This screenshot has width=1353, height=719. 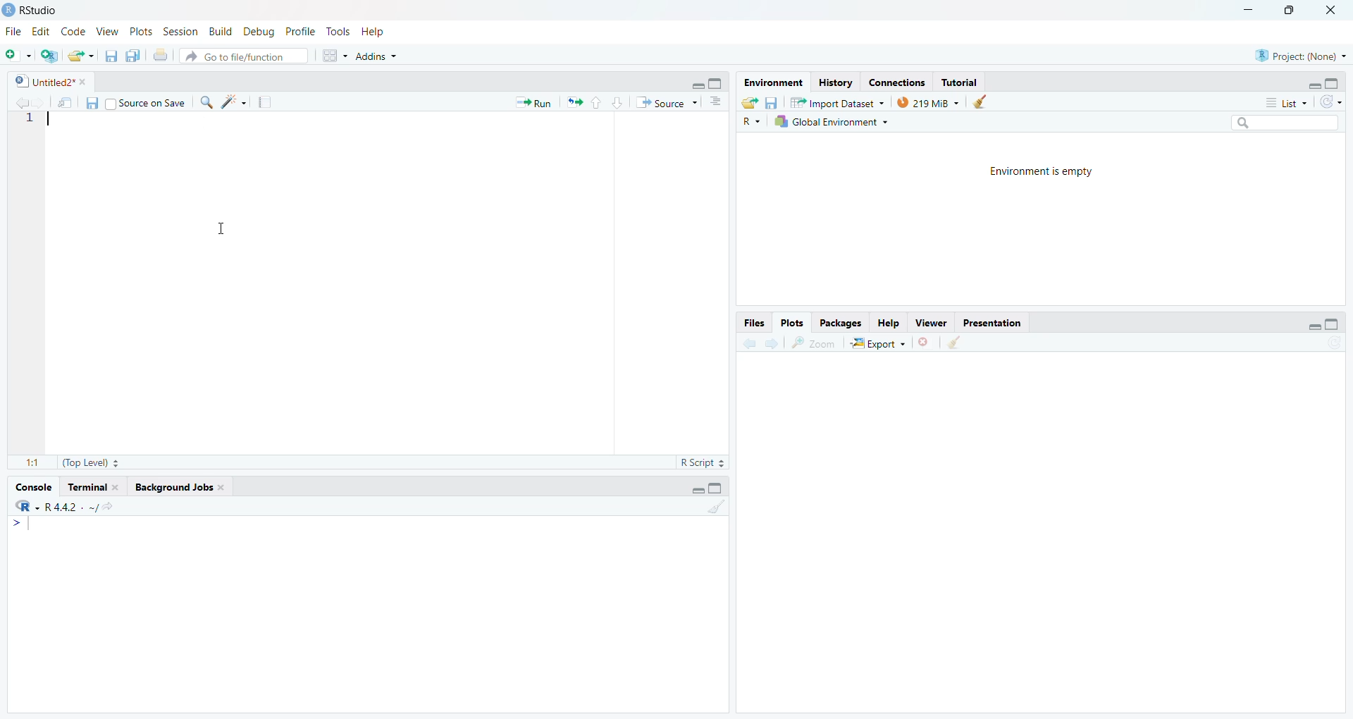 I want to click on Re run the previous code, so click(x=574, y=102).